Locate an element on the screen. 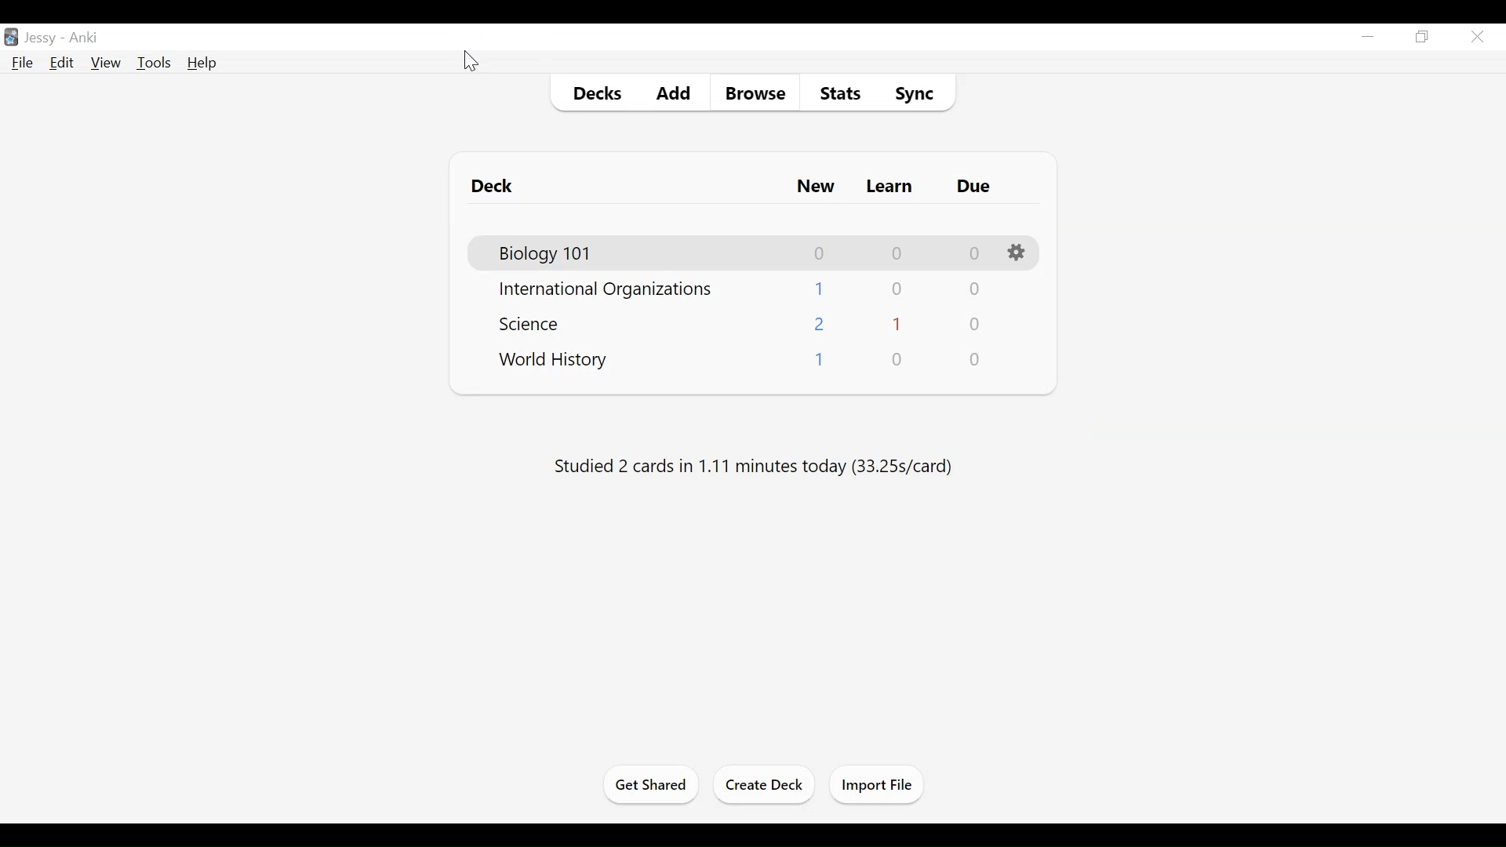 The width and height of the screenshot is (1506, 847). Close is located at coordinates (1477, 38).